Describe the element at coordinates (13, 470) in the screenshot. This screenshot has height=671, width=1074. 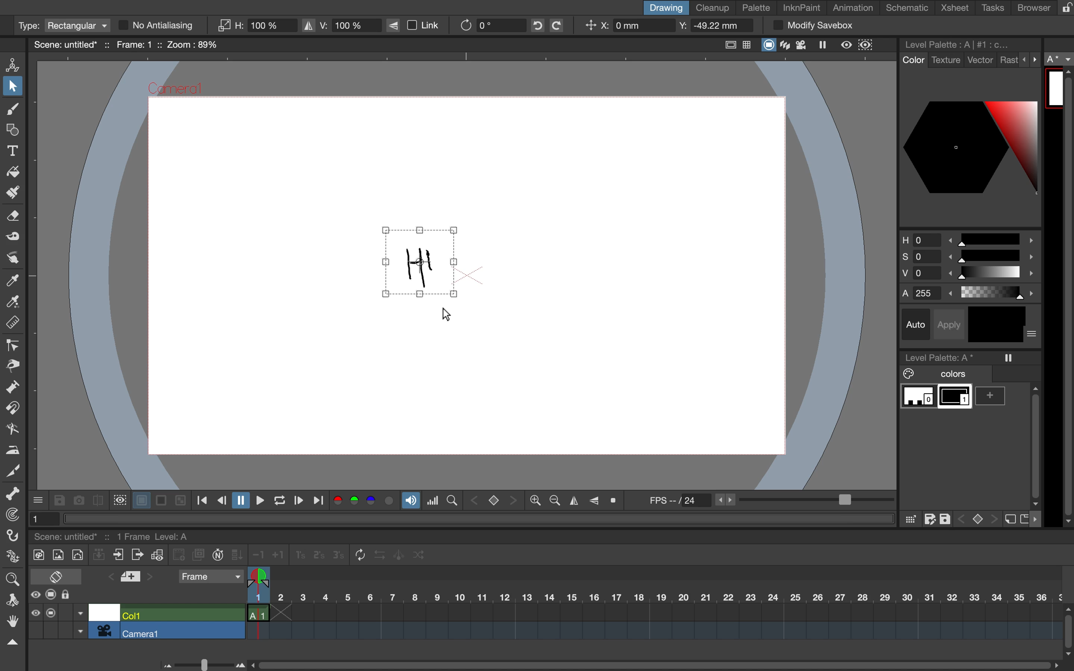
I see `cutter tool` at that location.